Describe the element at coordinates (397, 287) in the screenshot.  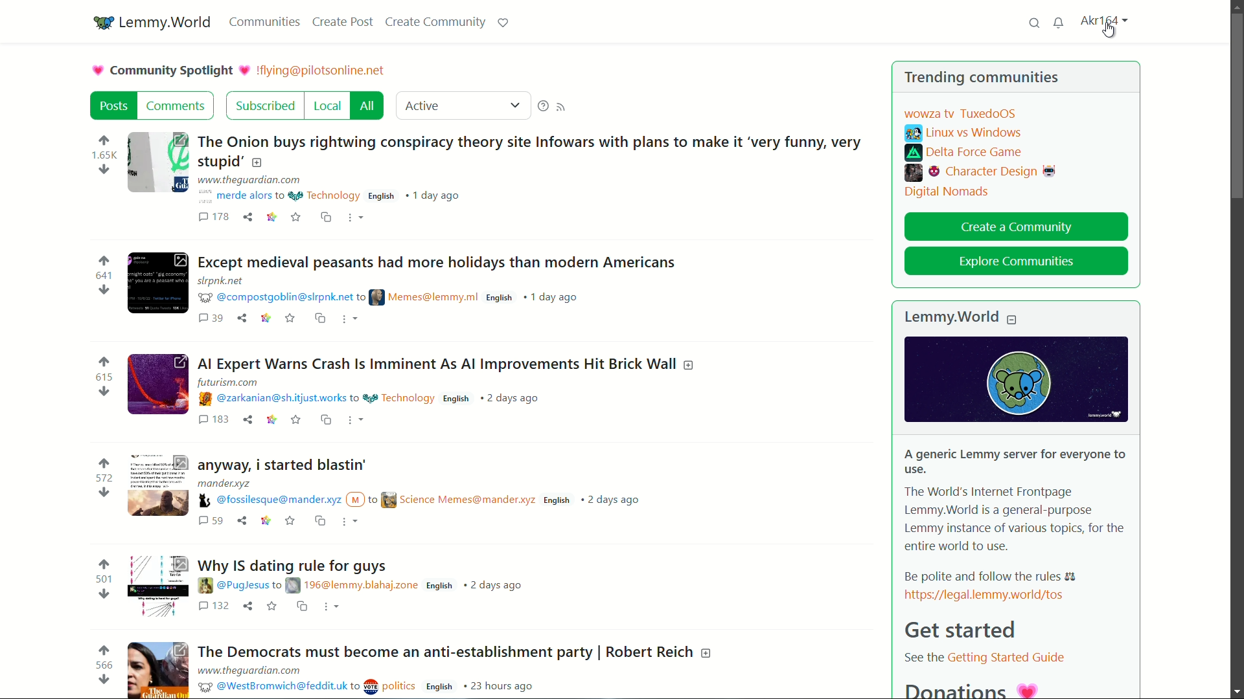
I see `post details` at that location.